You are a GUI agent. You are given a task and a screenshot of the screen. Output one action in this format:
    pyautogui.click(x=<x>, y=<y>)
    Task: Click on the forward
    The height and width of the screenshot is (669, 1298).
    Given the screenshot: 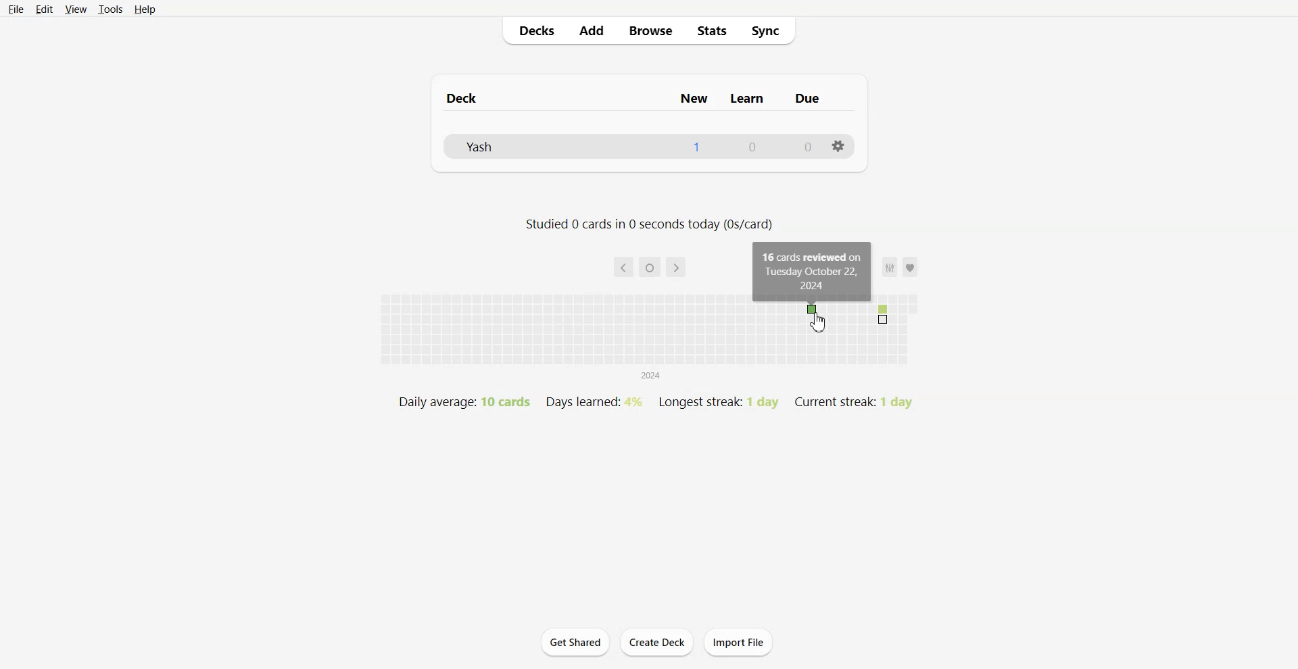 What is the action you would take?
    pyautogui.click(x=676, y=267)
    